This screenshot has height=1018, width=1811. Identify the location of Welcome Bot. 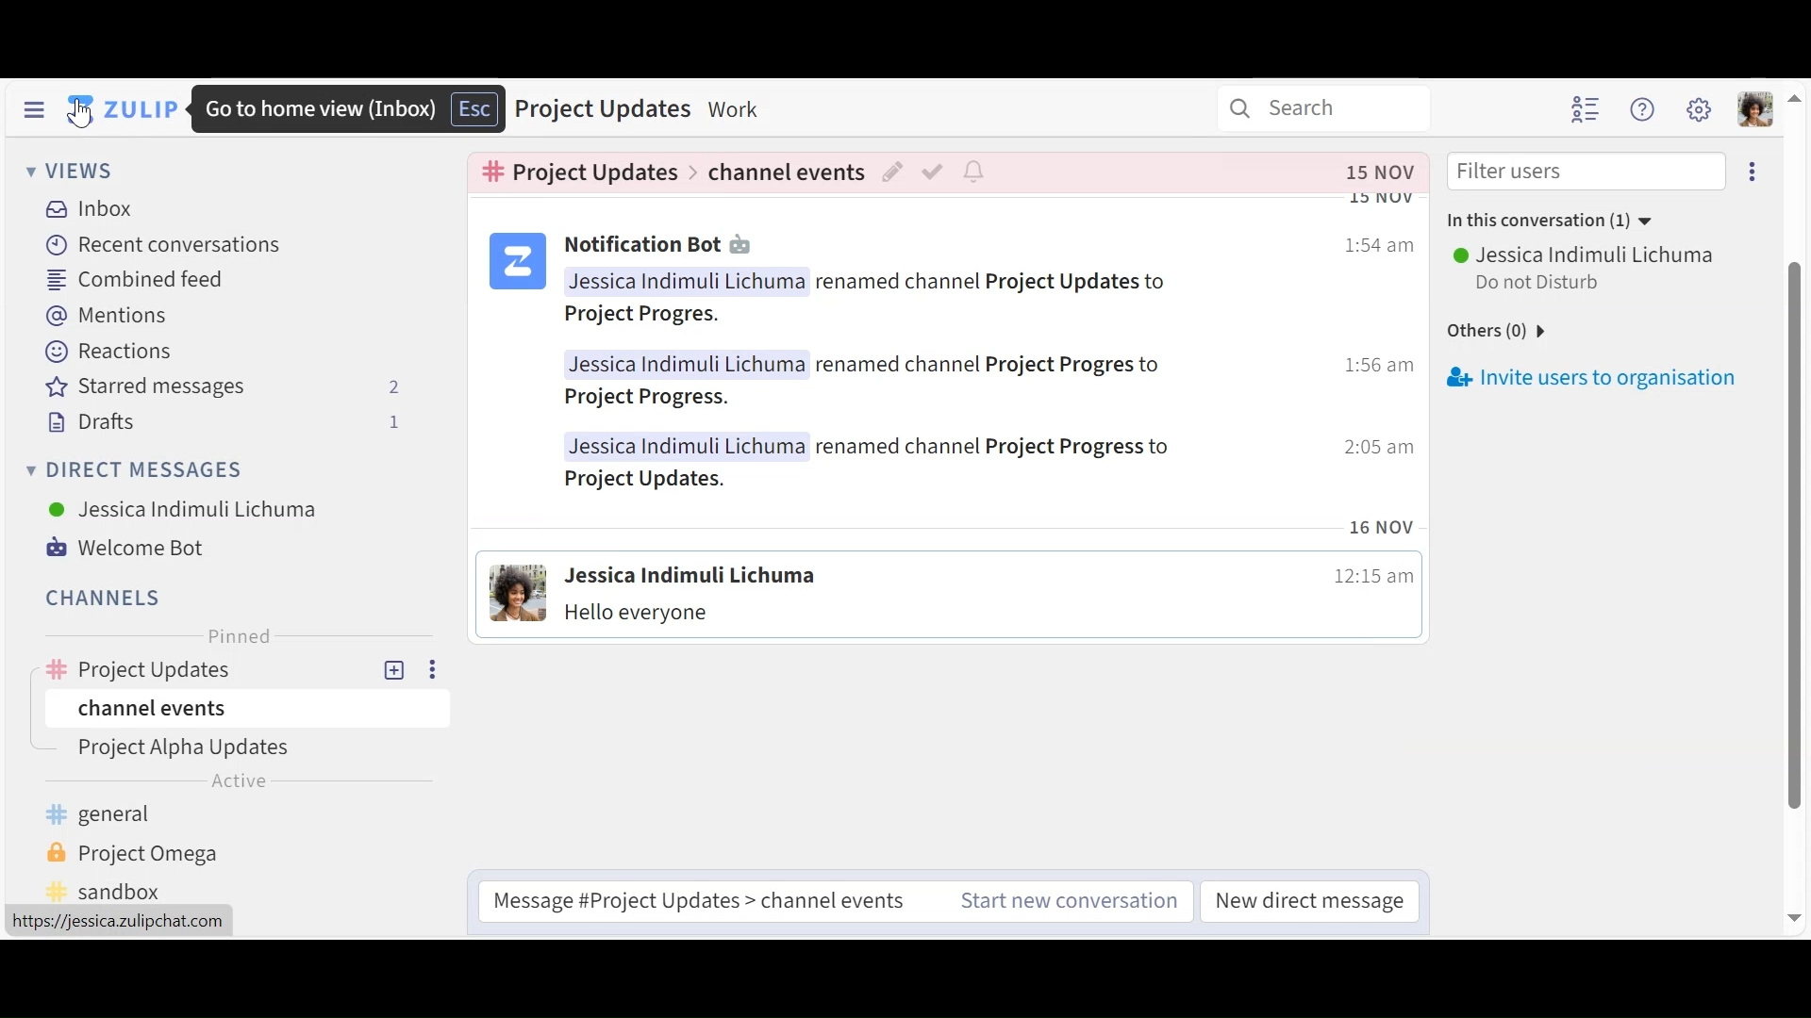
(129, 548).